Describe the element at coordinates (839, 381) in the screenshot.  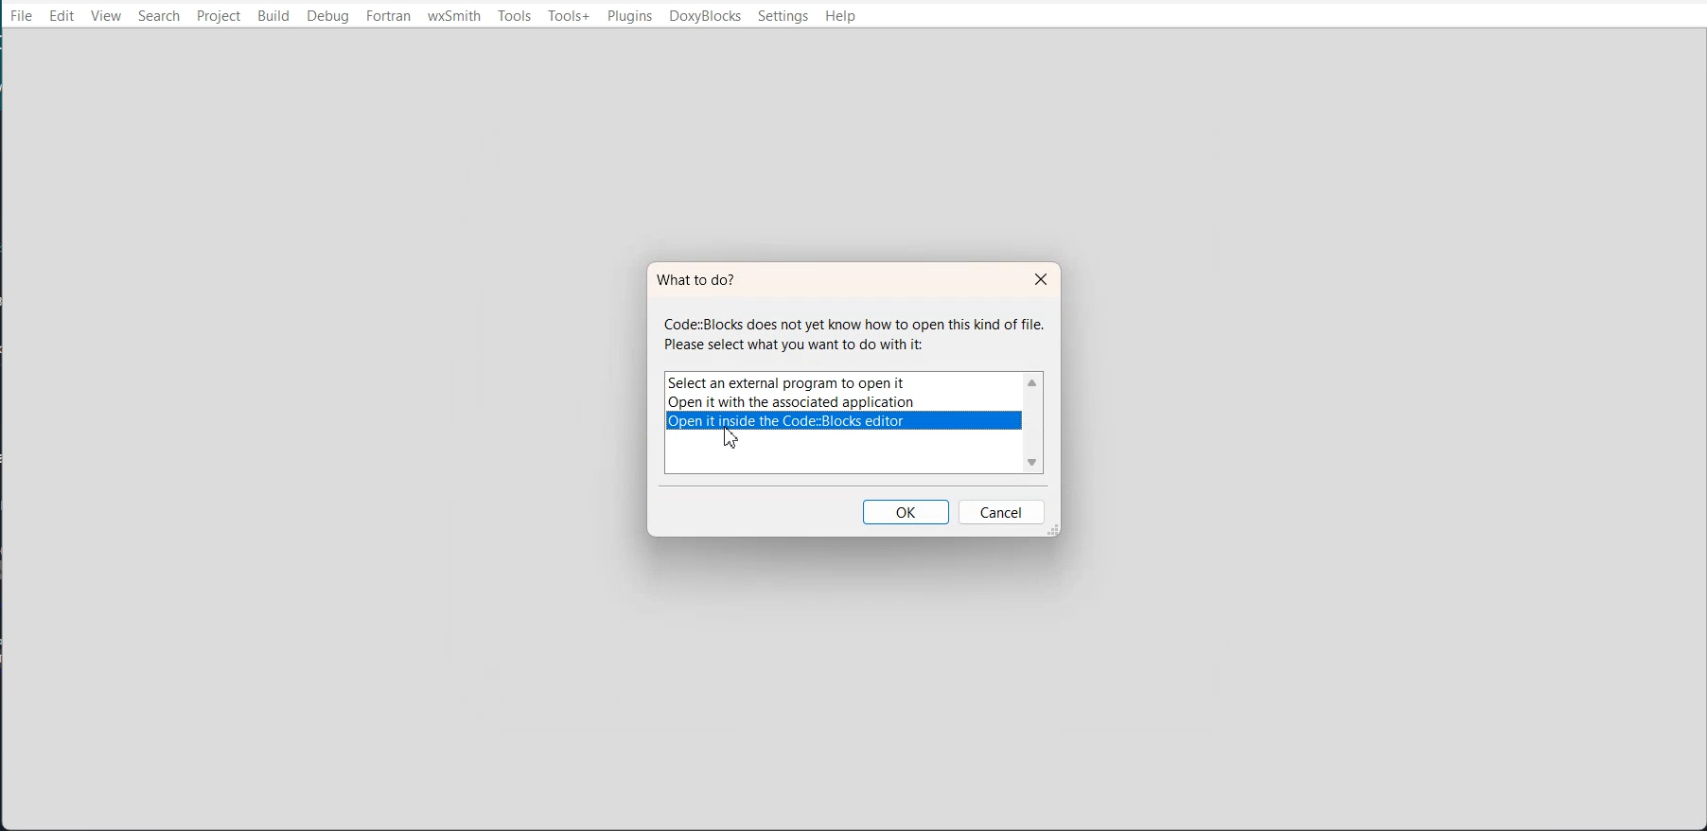
I see `Select an external program to open it` at that location.